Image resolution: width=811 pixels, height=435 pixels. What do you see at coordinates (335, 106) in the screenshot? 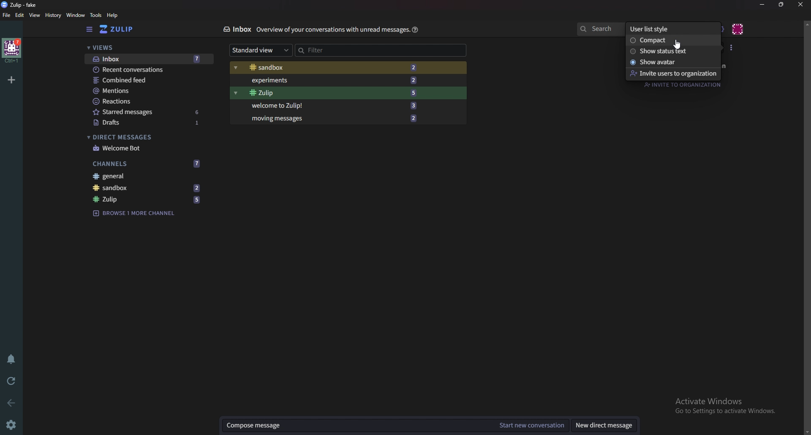
I see `Welcome to zulip` at bounding box center [335, 106].